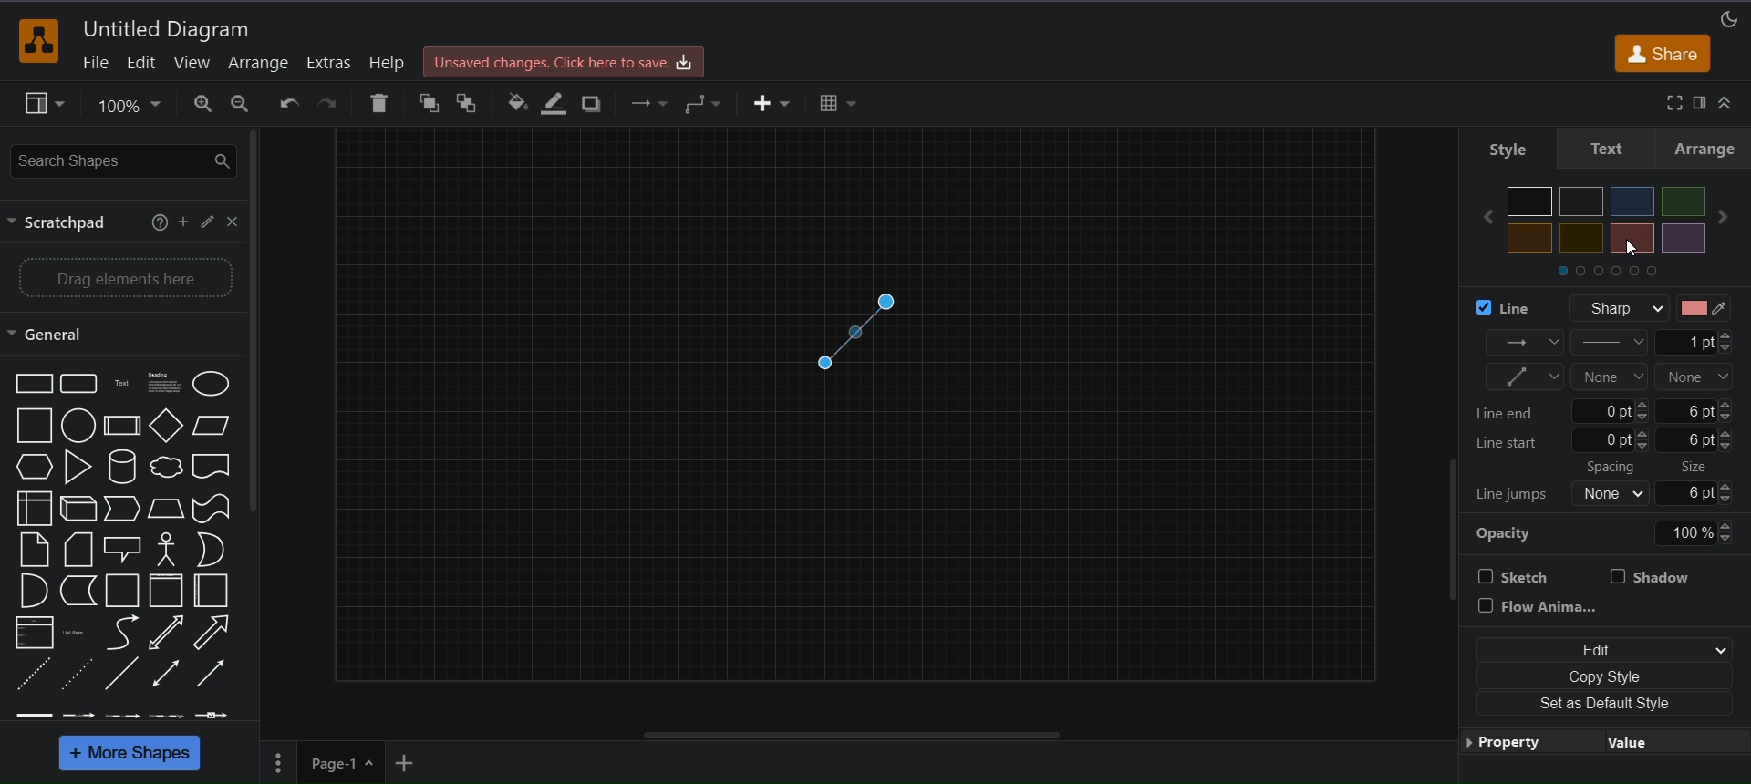 Image resolution: width=1751 pixels, height=784 pixels. Describe the element at coordinates (387, 61) in the screenshot. I see `help` at that location.